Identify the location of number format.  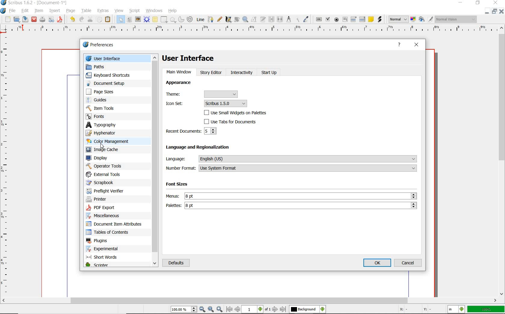
(291, 168).